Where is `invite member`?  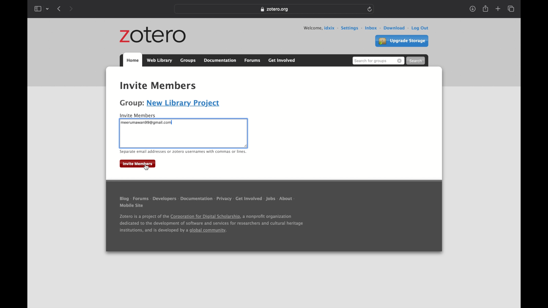
invite member is located at coordinates (138, 116).